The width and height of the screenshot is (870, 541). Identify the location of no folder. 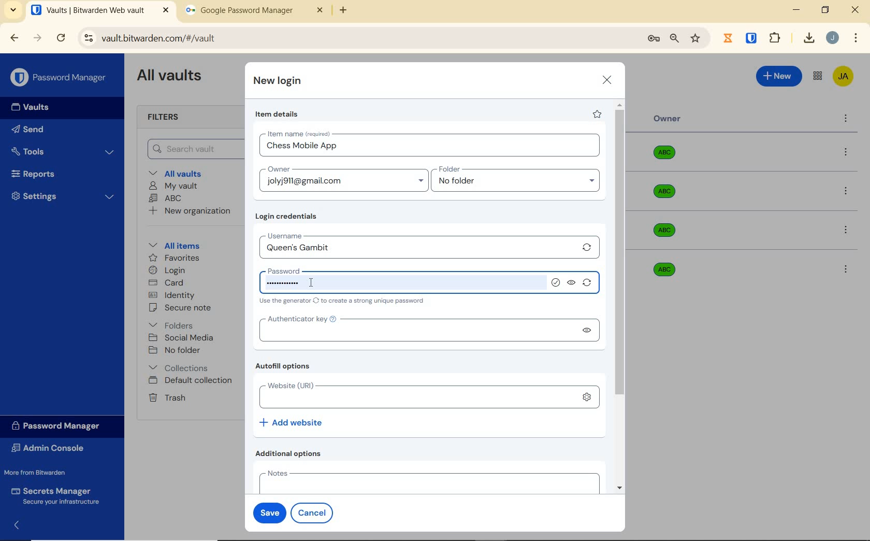
(519, 183).